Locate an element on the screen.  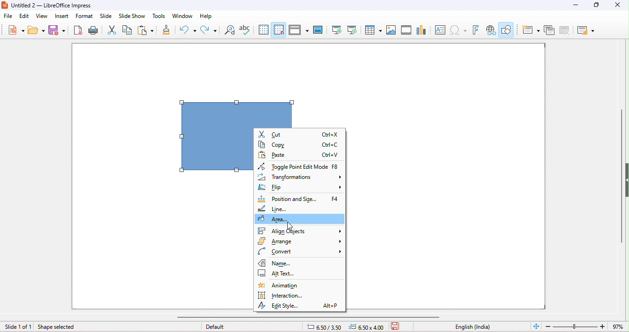
close is located at coordinates (617, 5).